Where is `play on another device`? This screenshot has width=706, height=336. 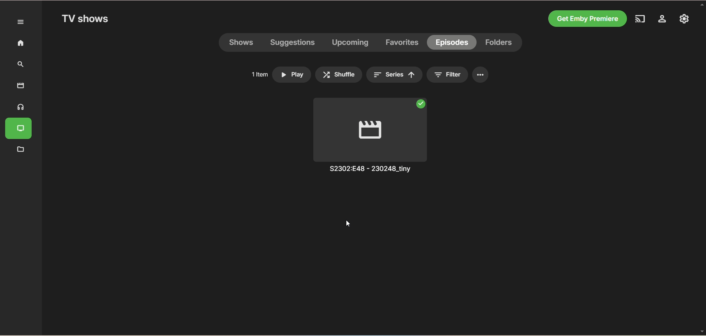 play on another device is located at coordinates (643, 20).